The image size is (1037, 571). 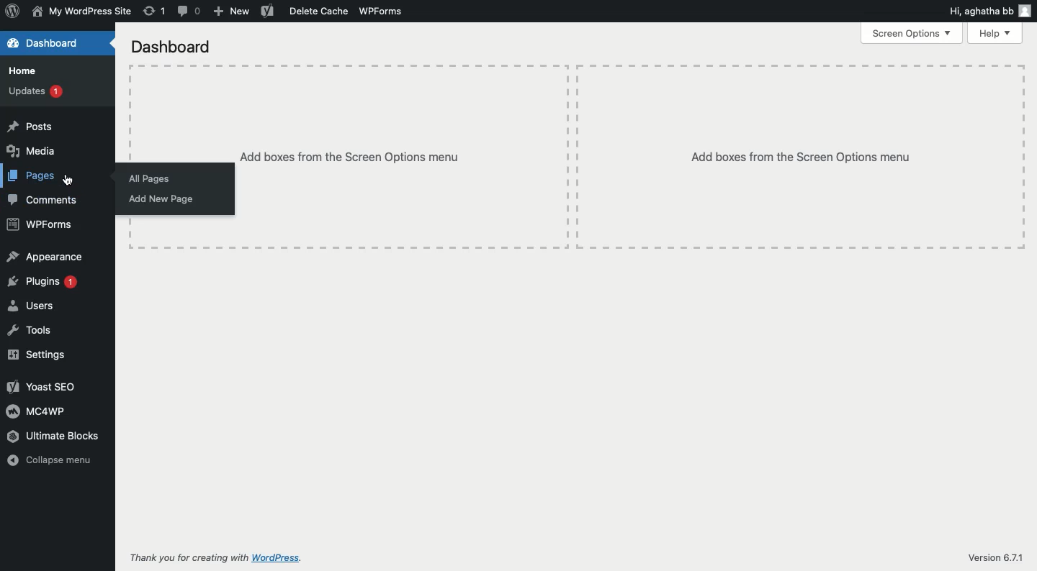 I want to click on Plugins, so click(x=42, y=283).